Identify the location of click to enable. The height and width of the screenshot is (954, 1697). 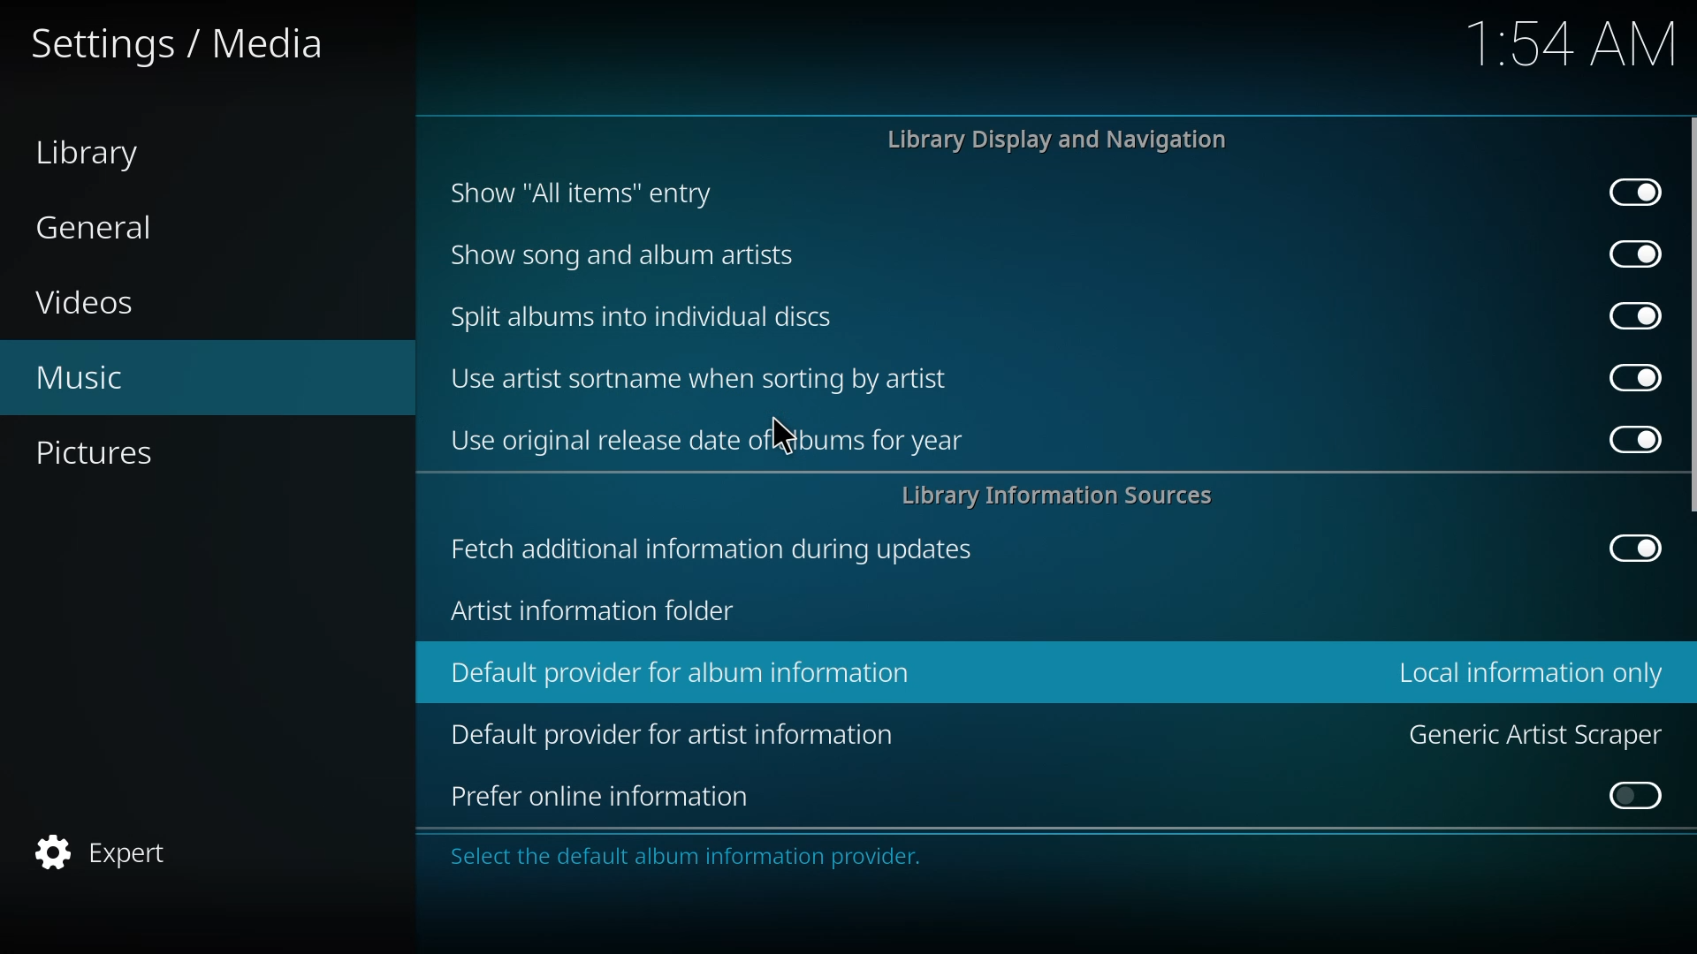
(1625, 798).